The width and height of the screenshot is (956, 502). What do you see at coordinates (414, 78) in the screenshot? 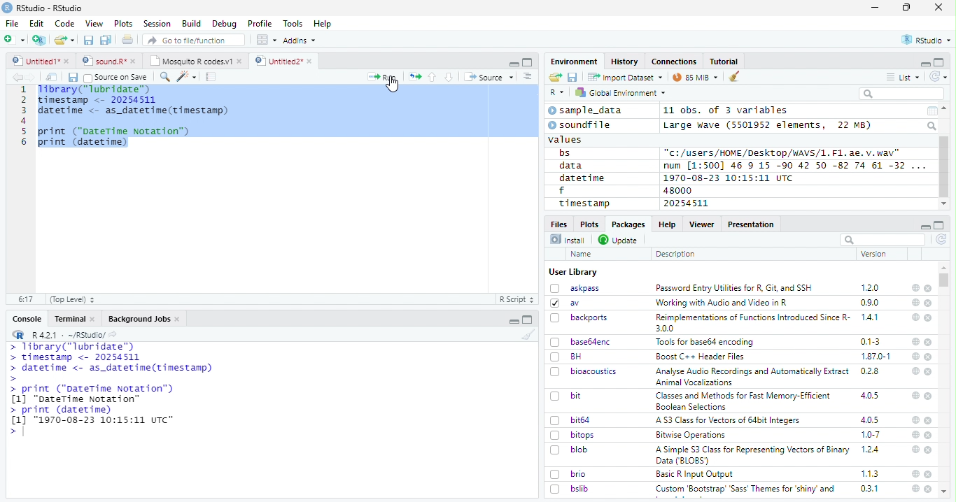
I see `Re-run the previous code region` at bounding box center [414, 78].